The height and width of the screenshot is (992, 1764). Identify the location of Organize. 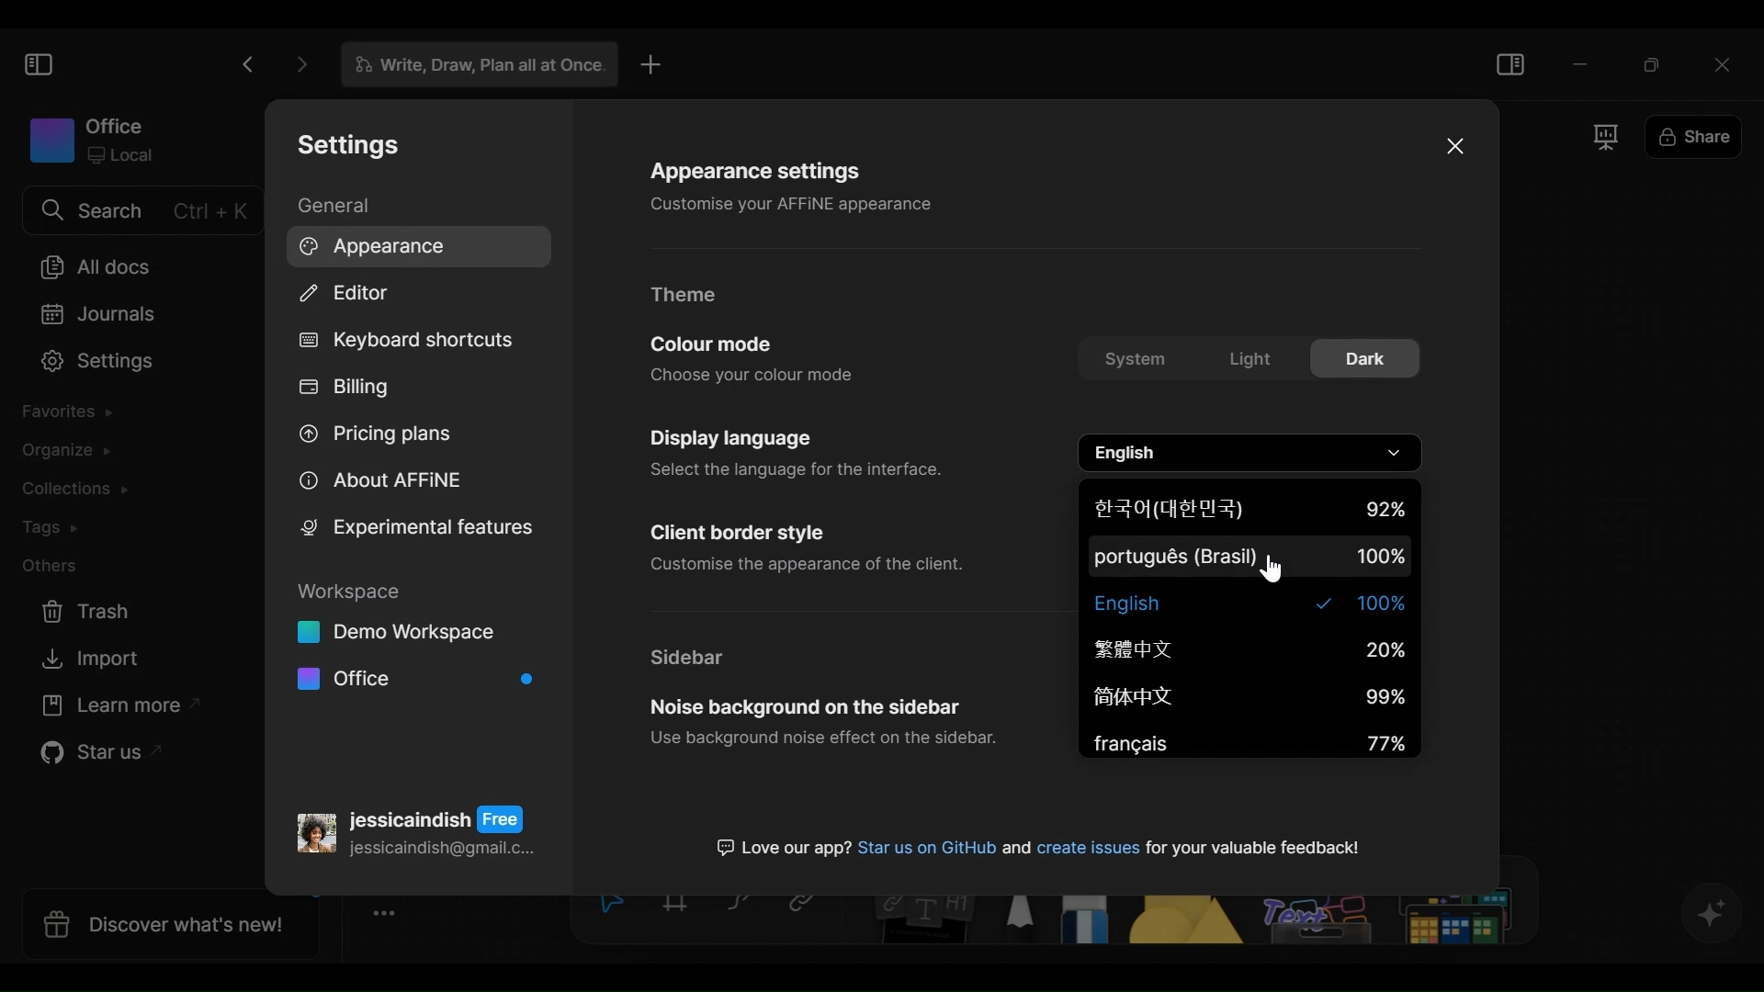
(64, 452).